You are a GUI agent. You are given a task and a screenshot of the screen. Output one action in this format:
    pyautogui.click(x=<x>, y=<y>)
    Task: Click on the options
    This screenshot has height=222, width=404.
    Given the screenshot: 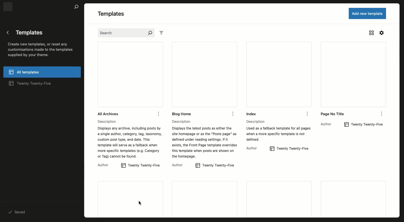 What is the action you would take?
    pyautogui.click(x=381, y=114)
    